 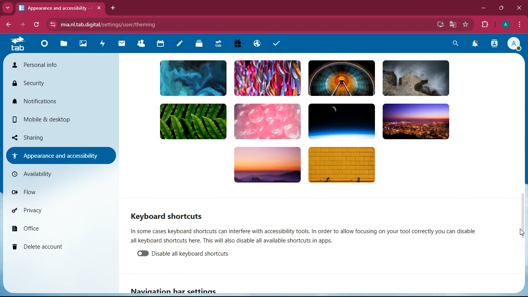 What do you see at coordinates (62, 248) in the screenshot?
I see `delete` at bounding box center [62, 248].